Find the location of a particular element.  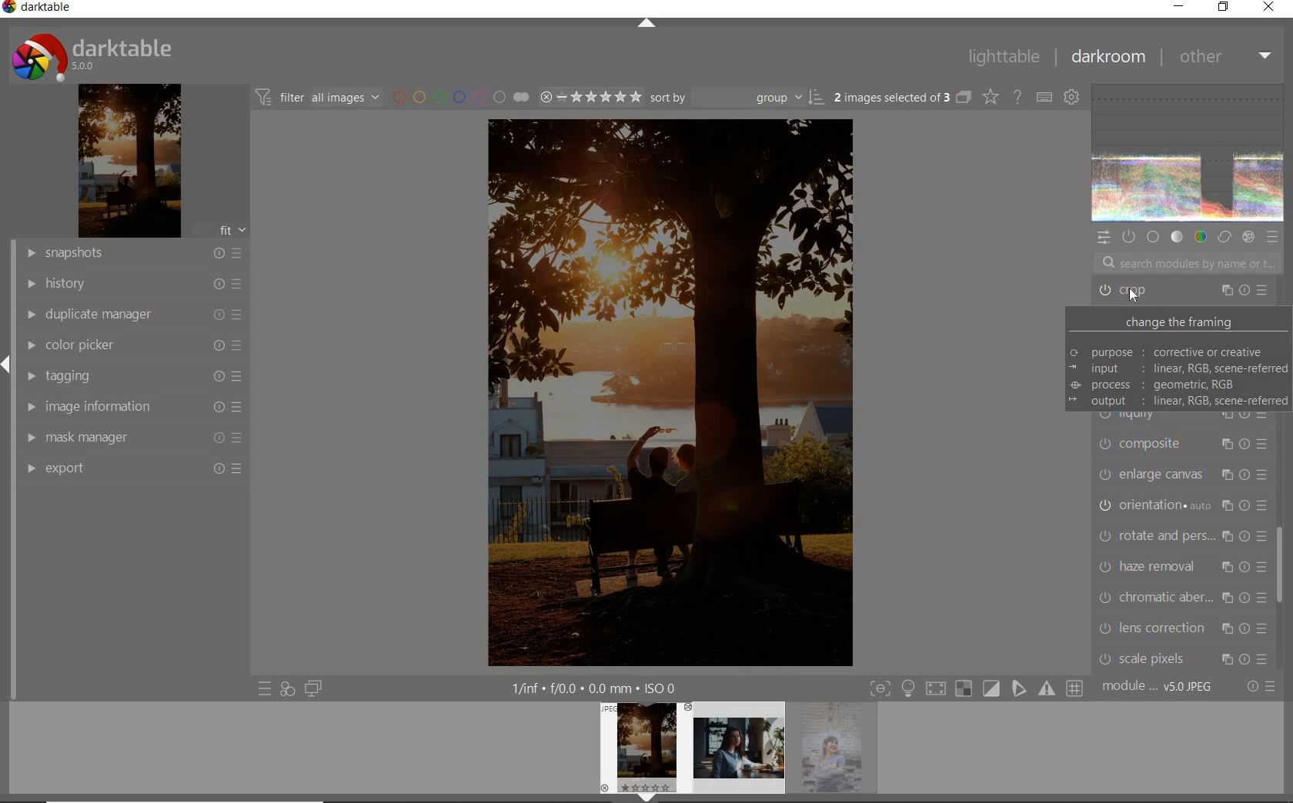

color picker is located at coordinates (132, 346).